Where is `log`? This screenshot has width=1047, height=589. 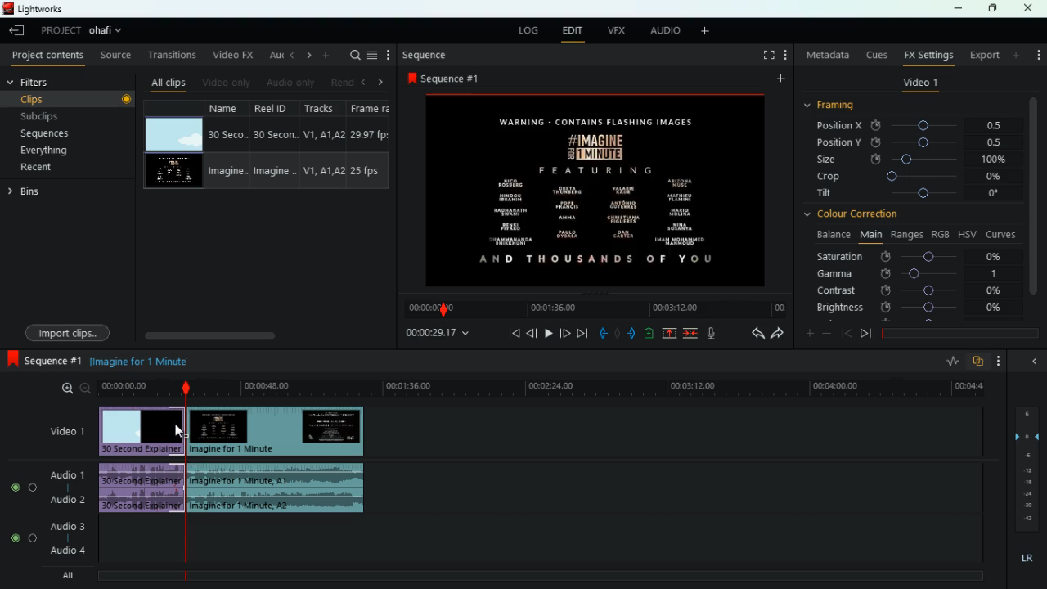 log is located at coordinates (528, 32).